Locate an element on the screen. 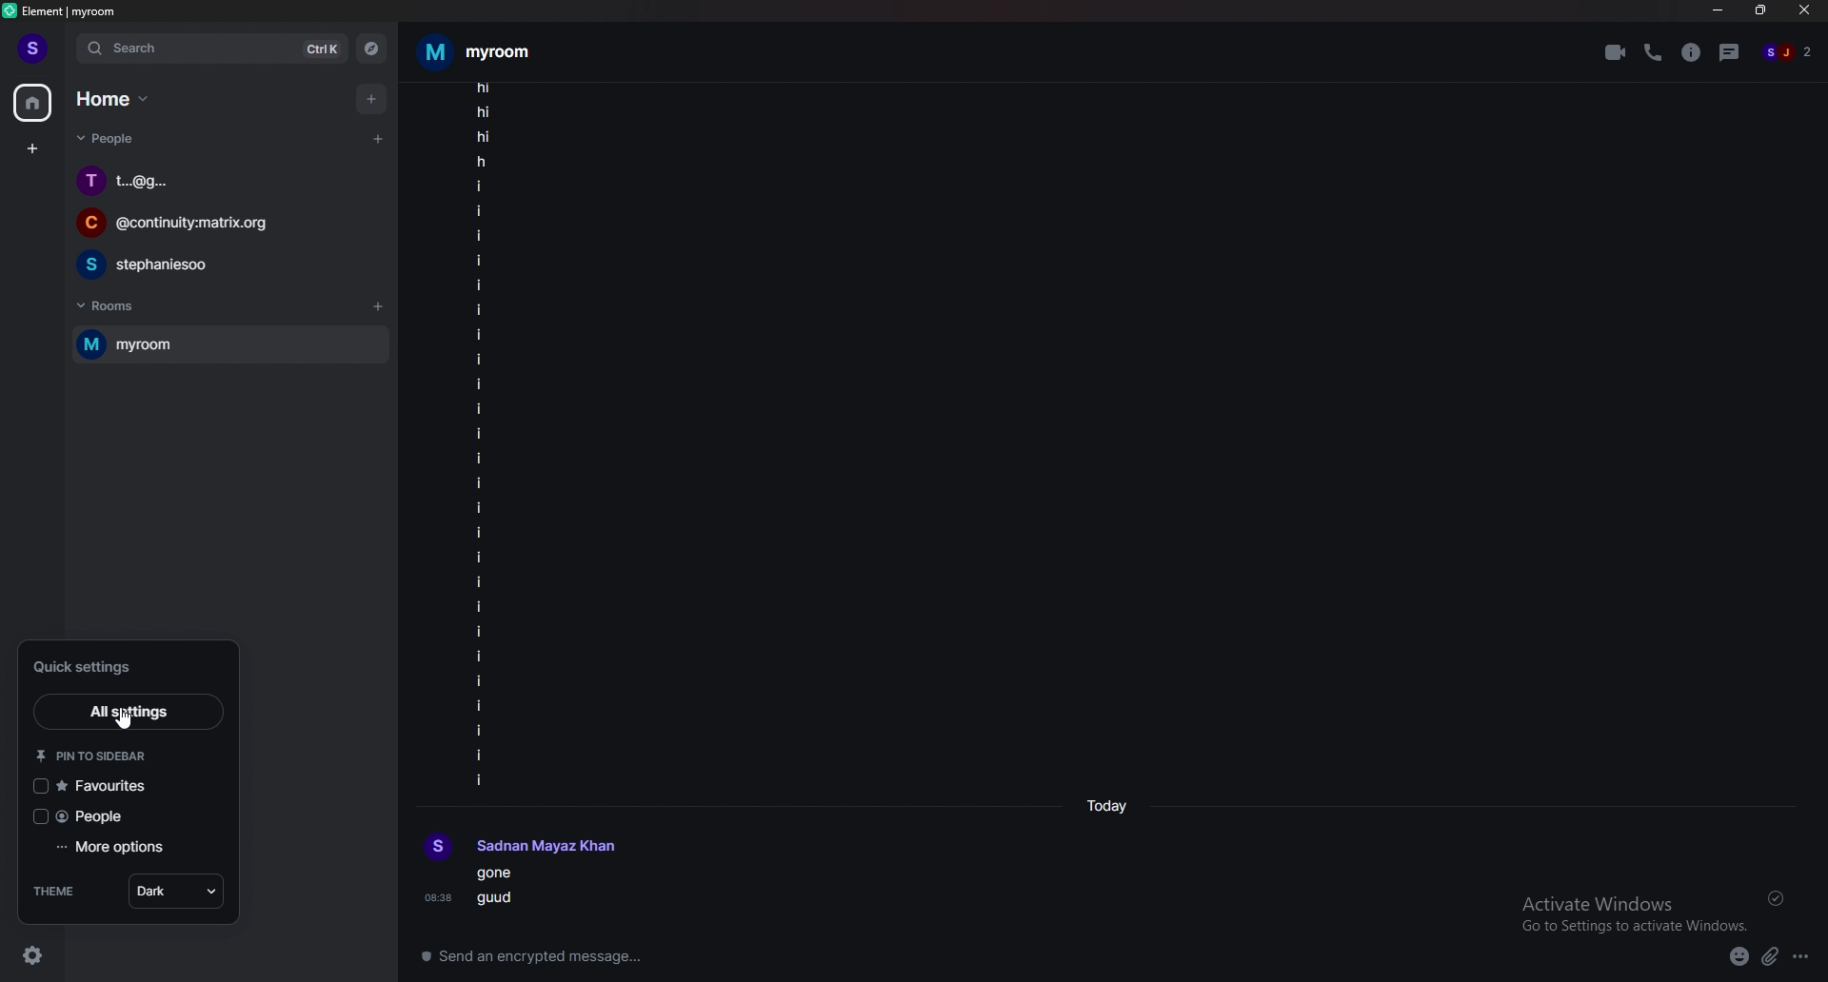 The height and width of the screenshot is (982, 1828). search bar is located at coordinates (213, 47).